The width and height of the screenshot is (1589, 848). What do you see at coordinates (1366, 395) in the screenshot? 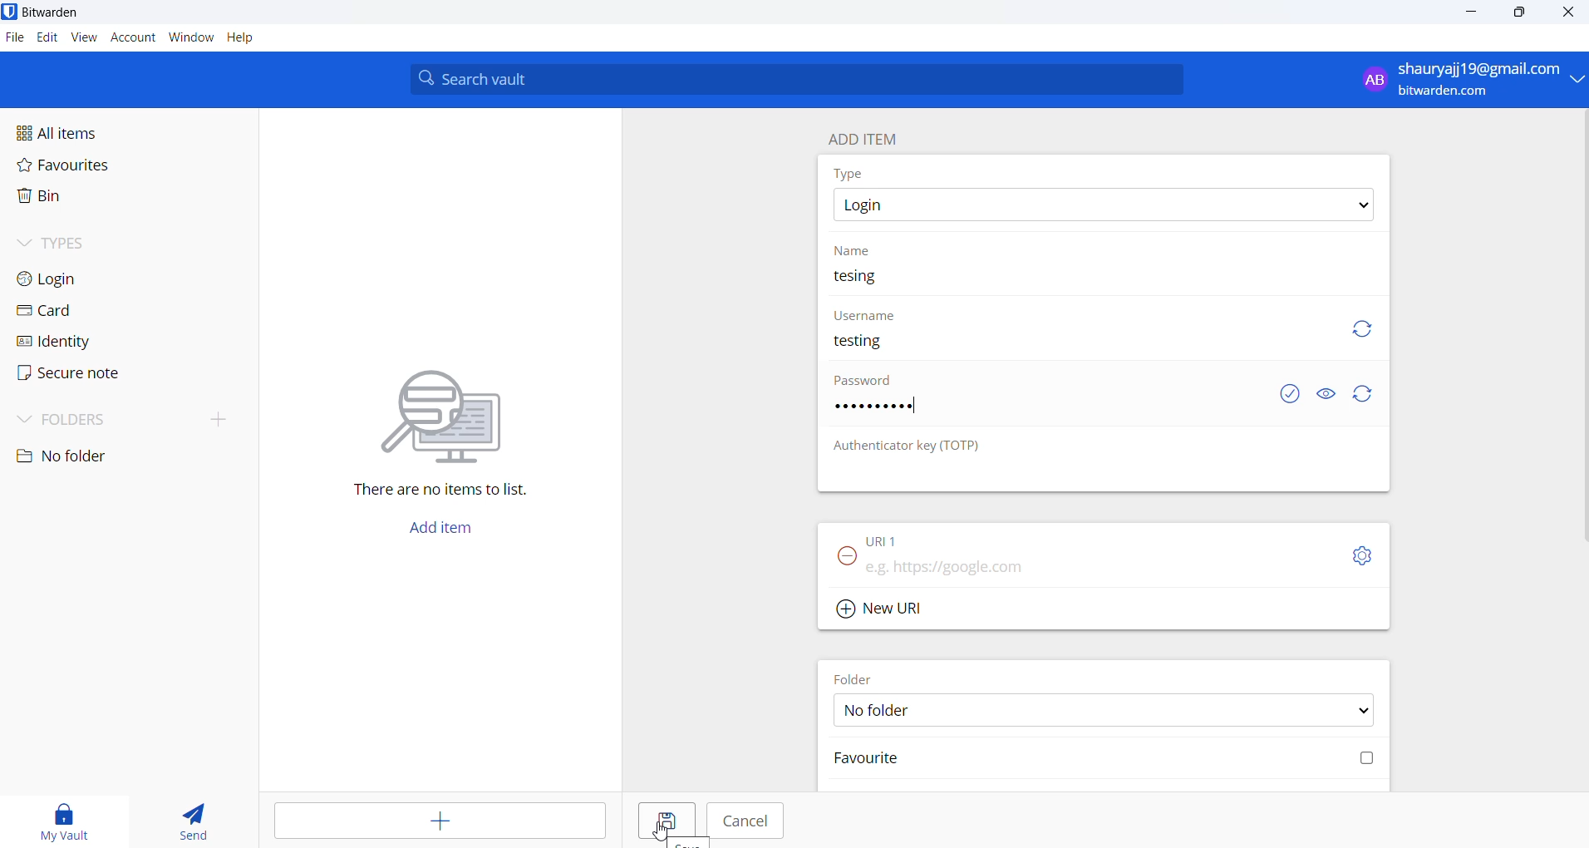
I see `generate password` at bounding box center [1366, 395].